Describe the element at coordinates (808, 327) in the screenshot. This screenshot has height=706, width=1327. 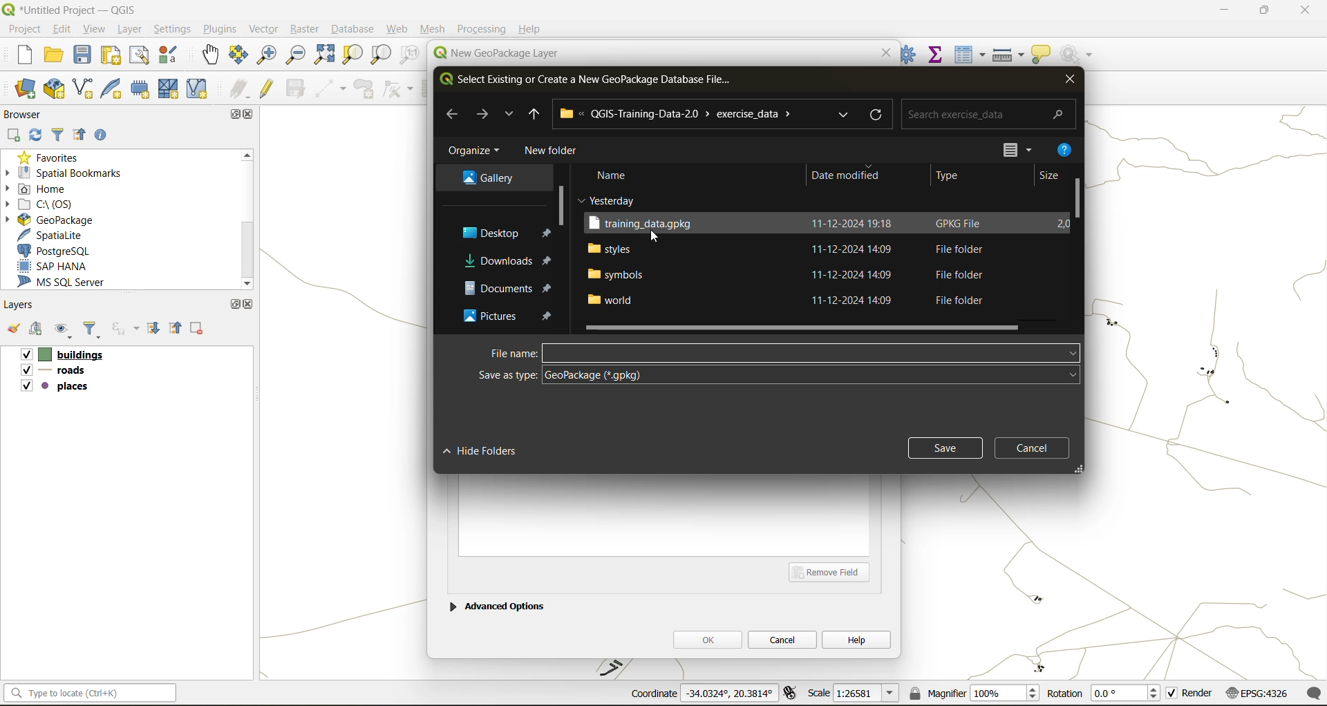
I see `Scroll Bar` at that location.